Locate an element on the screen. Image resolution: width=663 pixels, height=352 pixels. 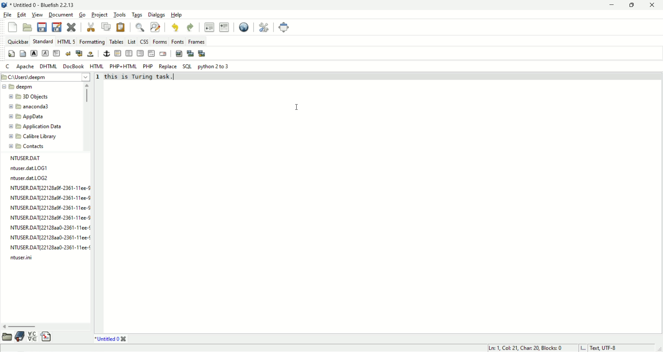
quick settings is located at coordinates (12, 54).